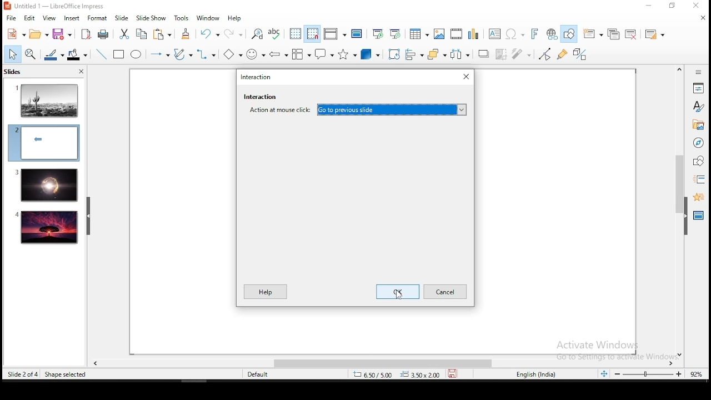 The image size is (711, 400). Describe the element at coordinates (153, 18) in the screenshot. I see `slide show` at that location.